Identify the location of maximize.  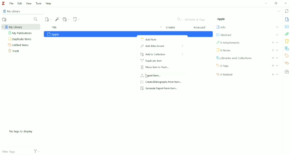
(276, 3).